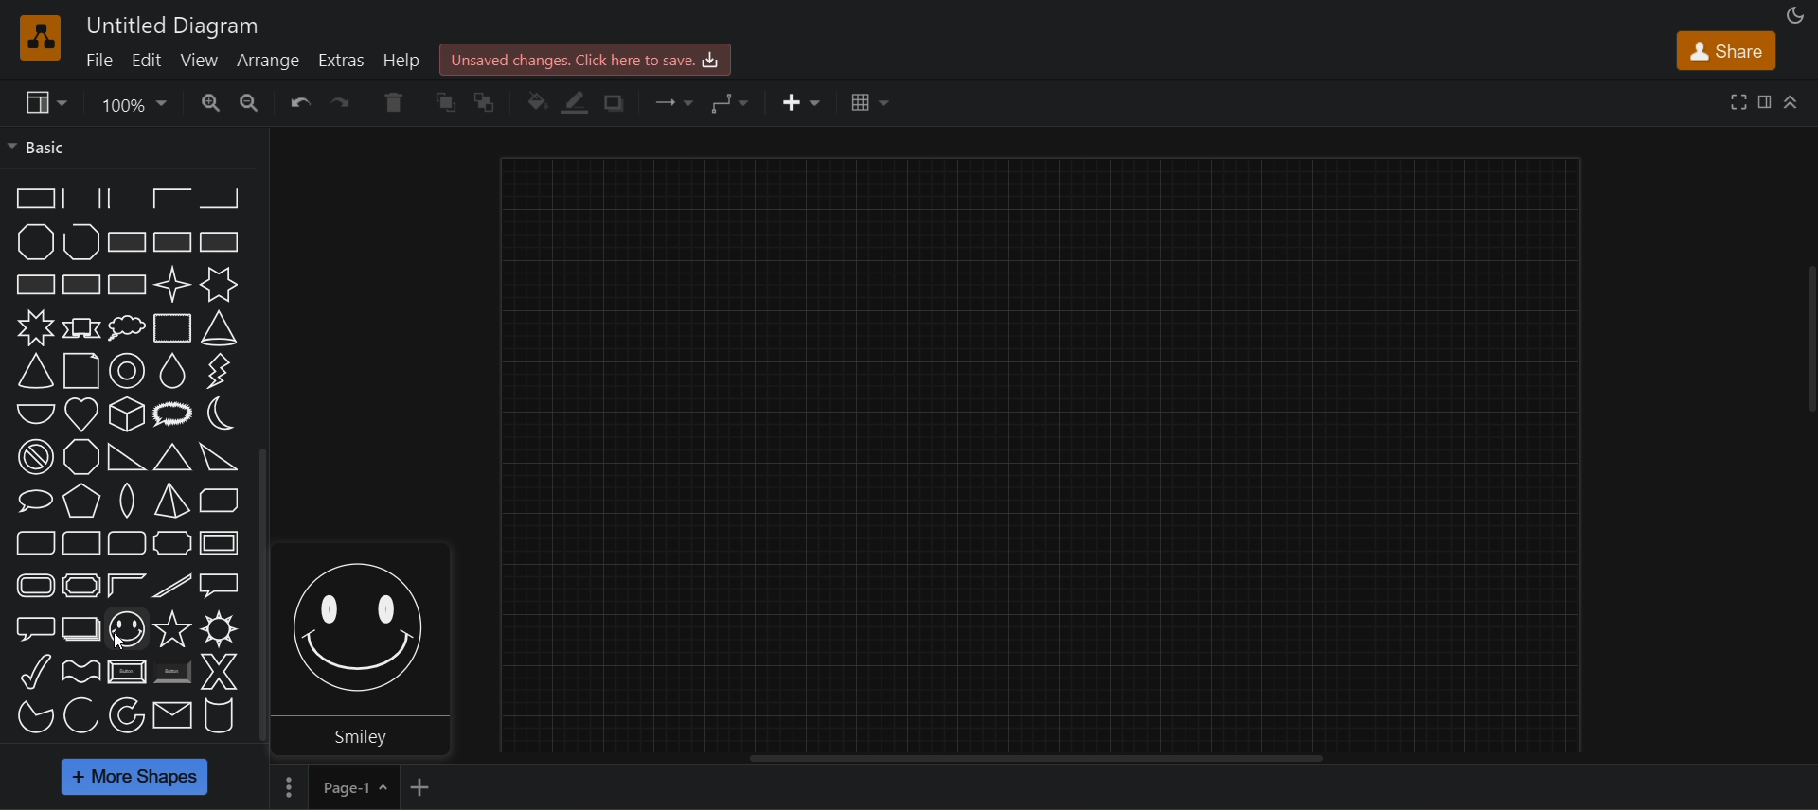  What do you see at coordinates (389, 99) in the screenshot?
I see `delete` at bounding box center [389, 99].